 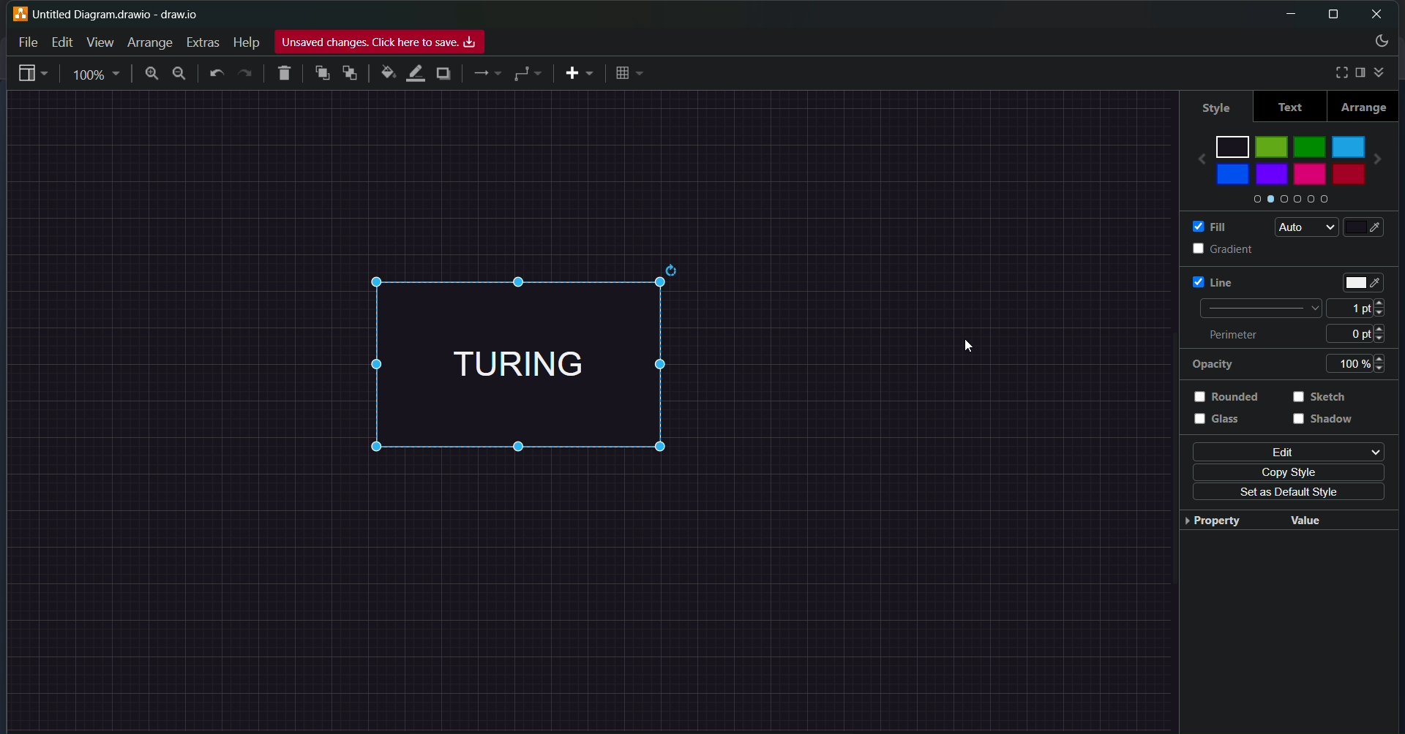 I want to click on text color, so click(x=1365, y=279).